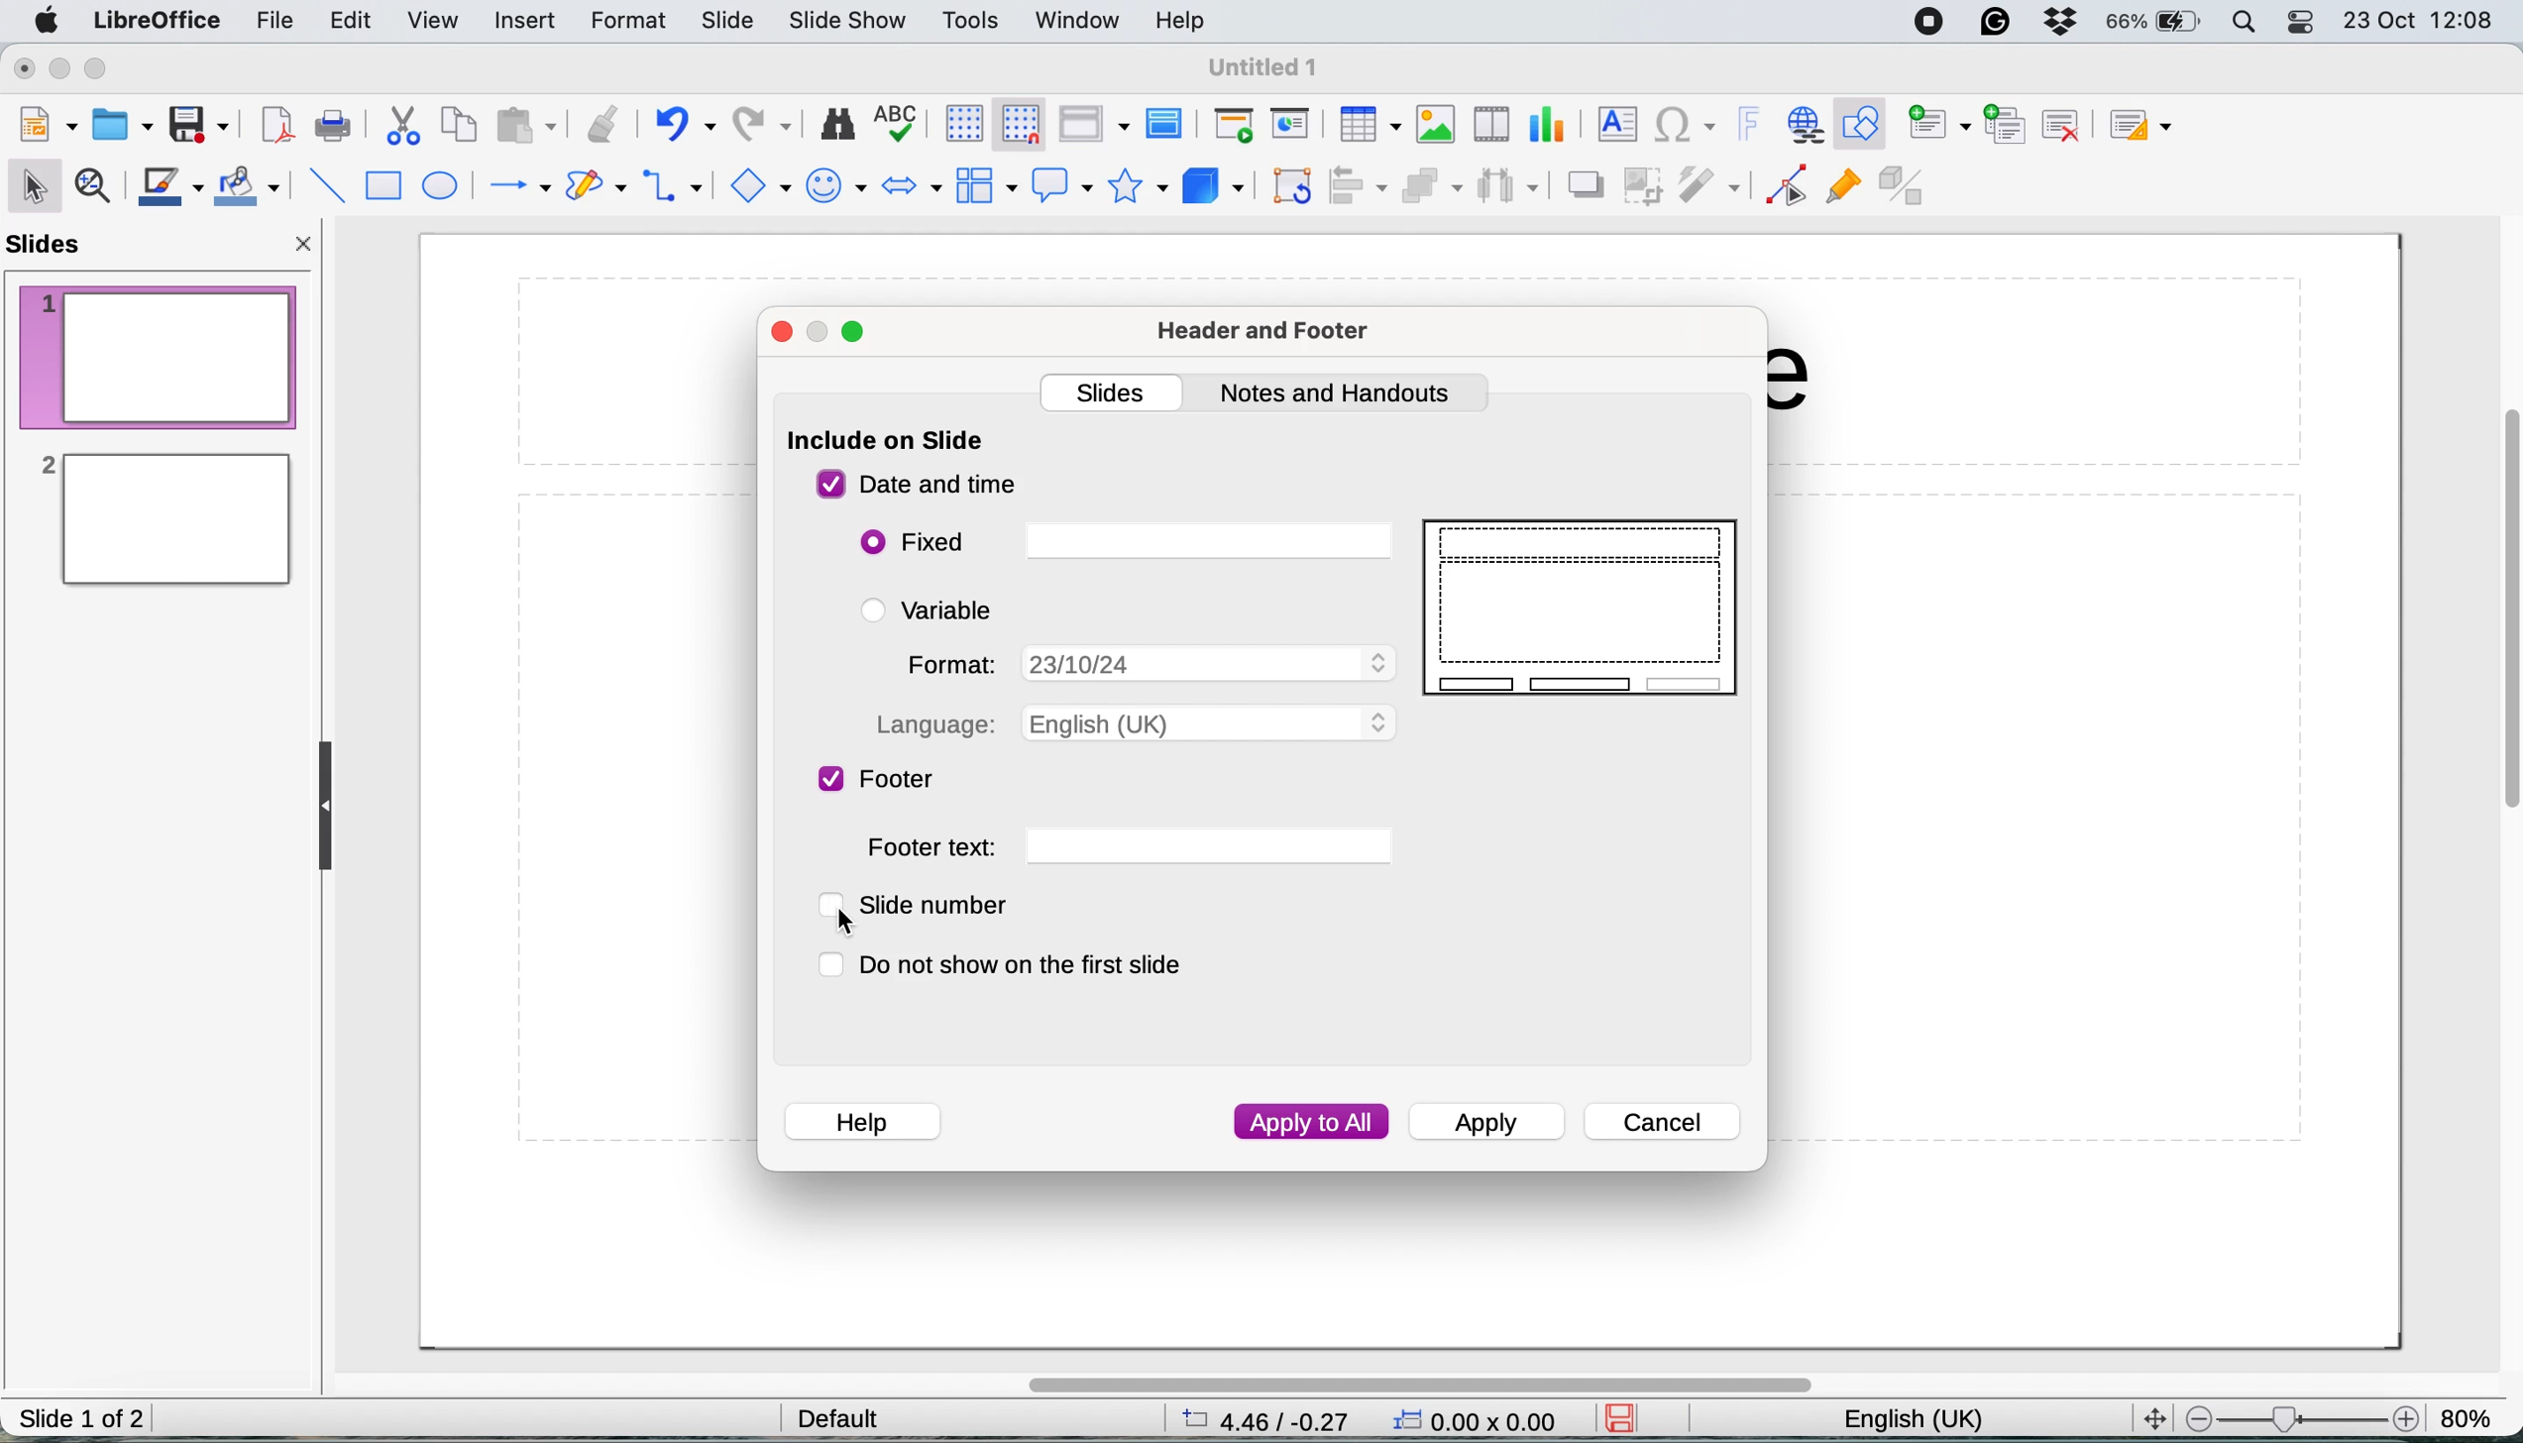  Describe the element at coordinates (50, 22) in the screenshot. I see `system logo` at that location.